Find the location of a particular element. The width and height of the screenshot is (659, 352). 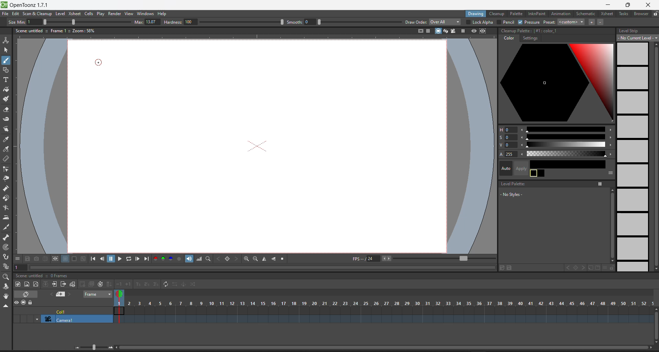

eraser tool is located at coordinates (7, 109).